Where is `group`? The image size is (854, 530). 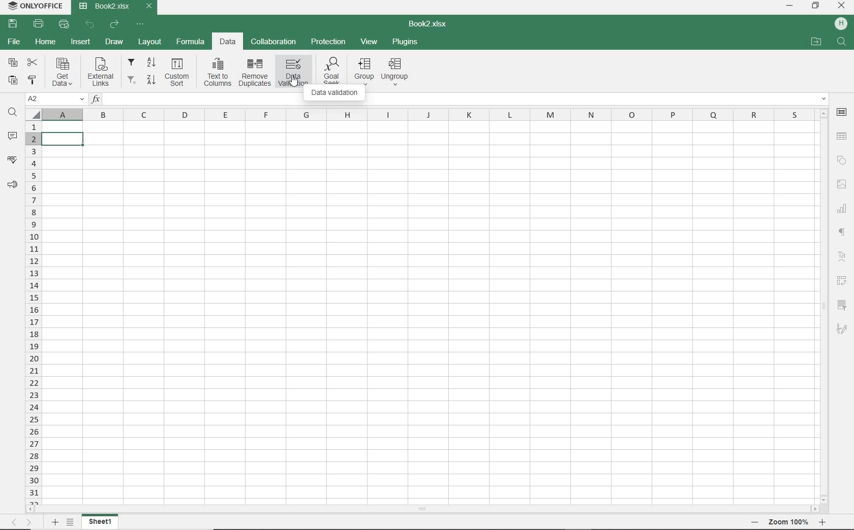 group is located at coordinates (364, 71).